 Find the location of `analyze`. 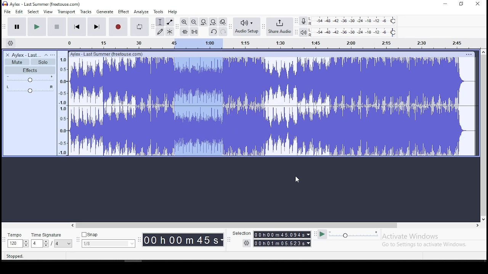

analyze is located at coordinates (142, 12).